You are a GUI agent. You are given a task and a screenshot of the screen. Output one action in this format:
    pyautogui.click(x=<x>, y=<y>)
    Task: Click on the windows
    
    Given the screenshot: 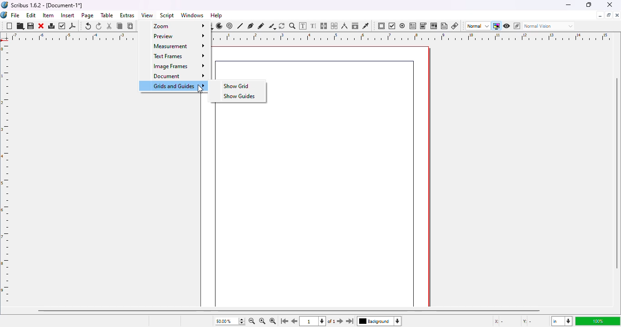 What is the action you would take?
    pyautogui.click(x=192, y=15)
    